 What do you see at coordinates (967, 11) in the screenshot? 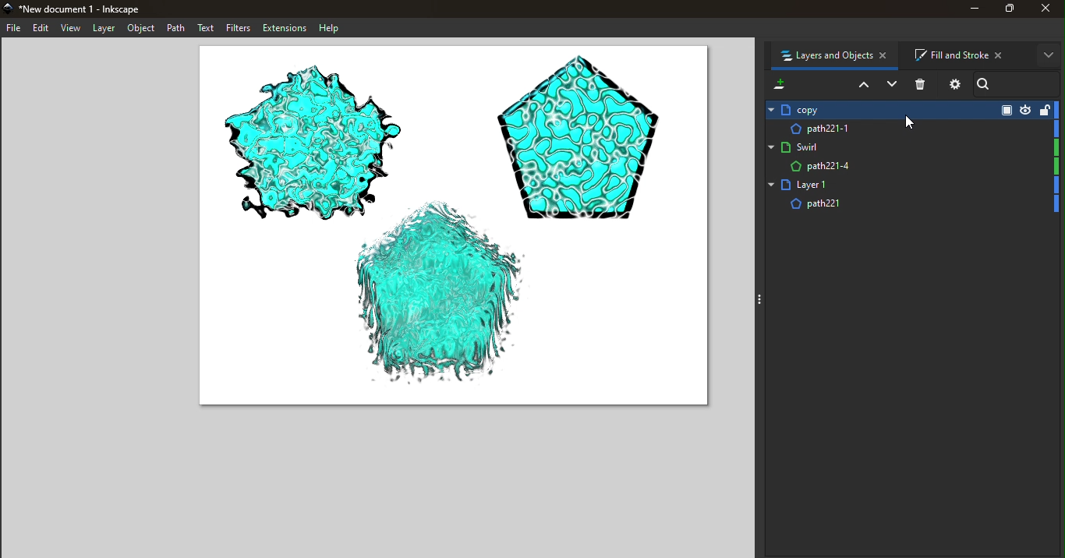
I see `Minimize` at bounding box center [967, 11].